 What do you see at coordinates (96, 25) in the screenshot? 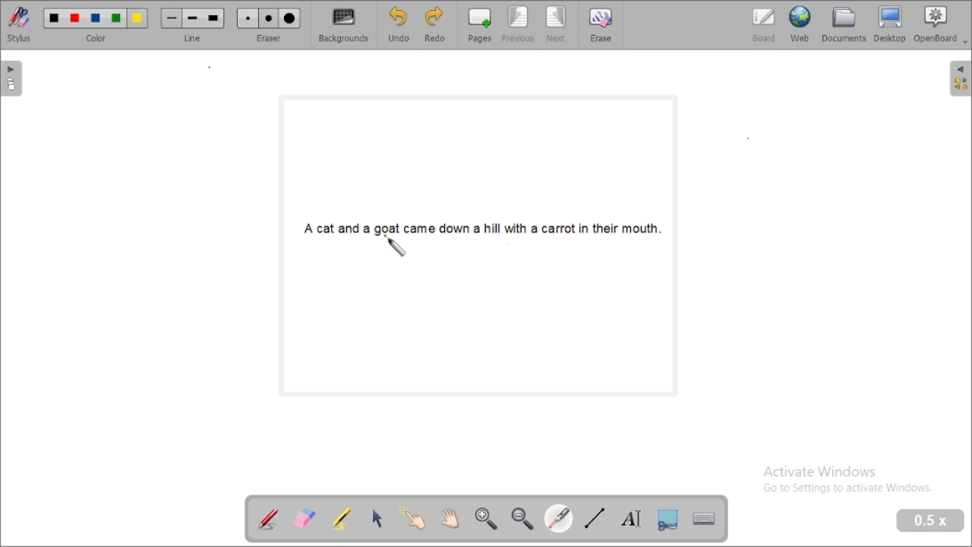
I see `color` at bounding box center [96, 25].